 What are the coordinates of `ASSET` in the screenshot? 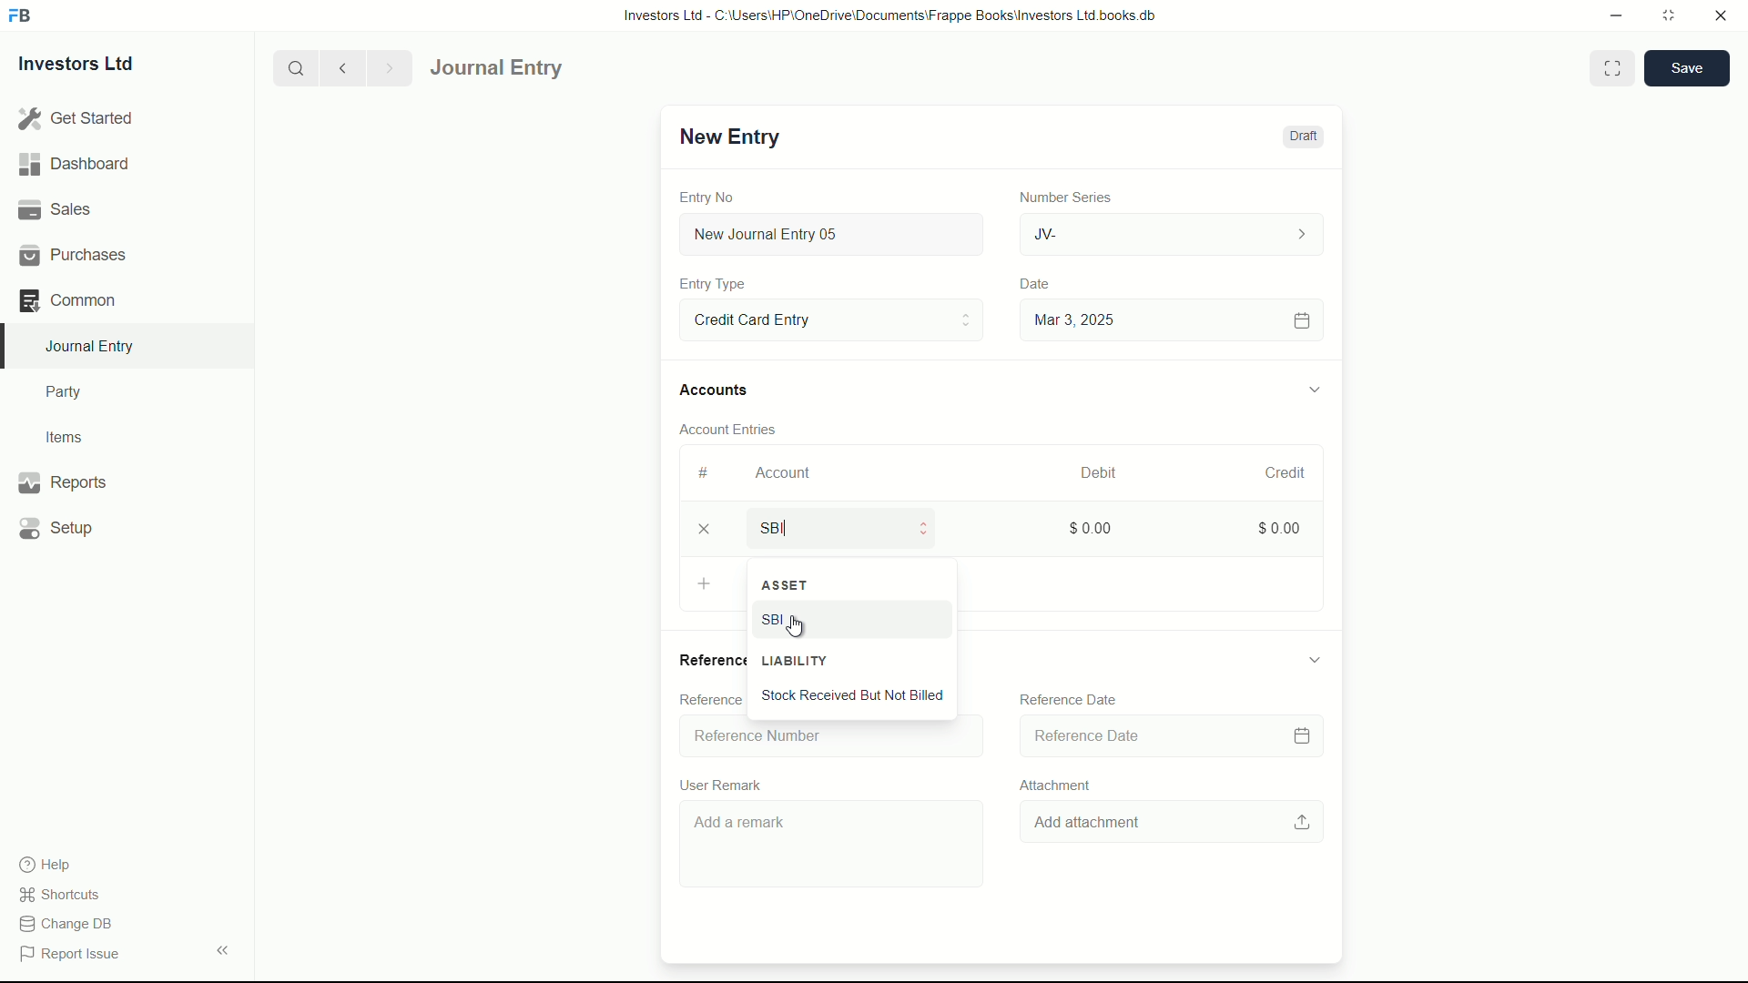 It's located at (852, 585).